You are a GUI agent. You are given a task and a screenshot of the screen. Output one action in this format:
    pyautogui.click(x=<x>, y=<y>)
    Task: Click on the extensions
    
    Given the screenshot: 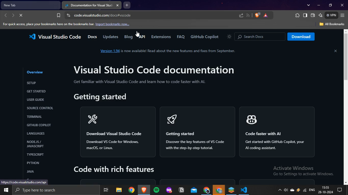 What is the action you would take?
    pyautogui.click(x=297, y=16)
    